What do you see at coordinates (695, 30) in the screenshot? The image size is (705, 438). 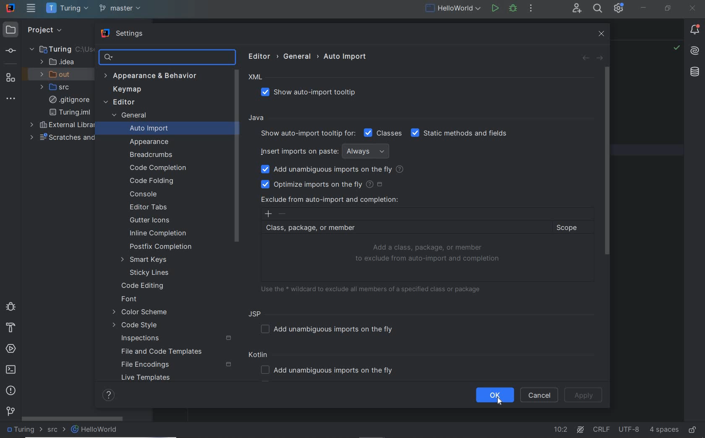 I see `NOTIFICATIONS` at bounding box center [695, 30].